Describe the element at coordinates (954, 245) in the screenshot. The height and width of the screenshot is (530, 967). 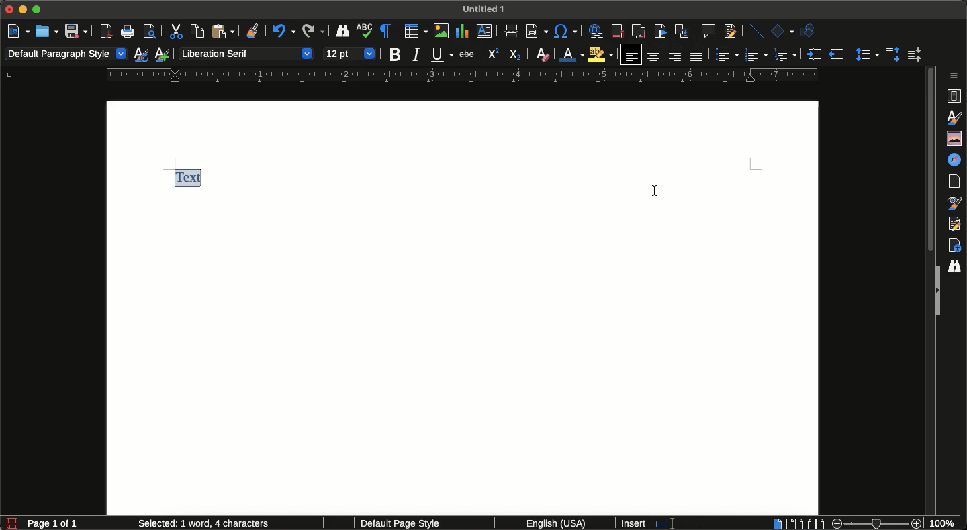
I see `Accessibility check` at that location.